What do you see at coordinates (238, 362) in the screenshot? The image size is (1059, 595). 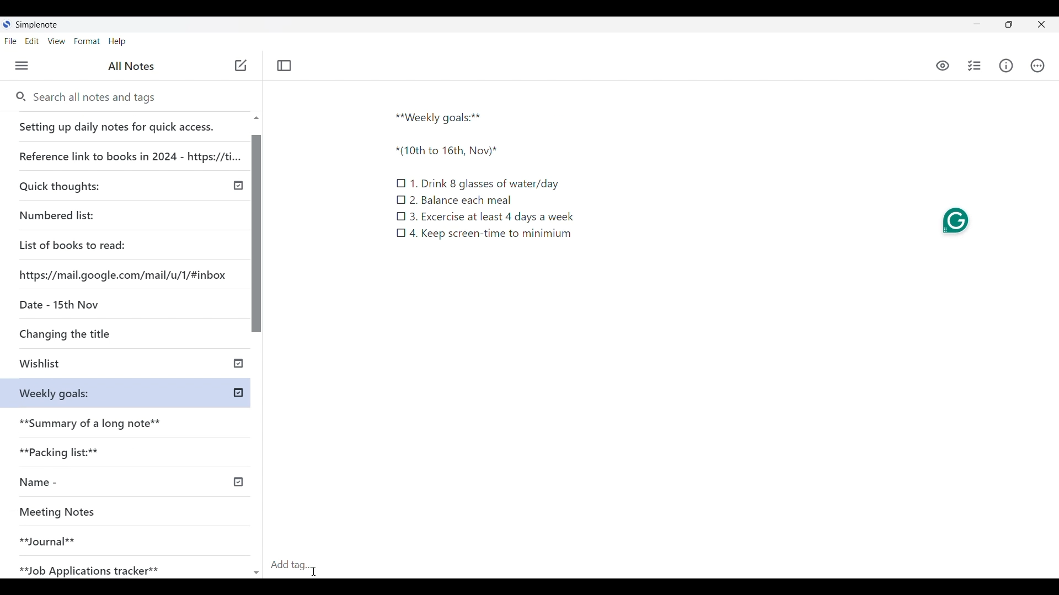 I see `published` at bounding box center [238, 362].